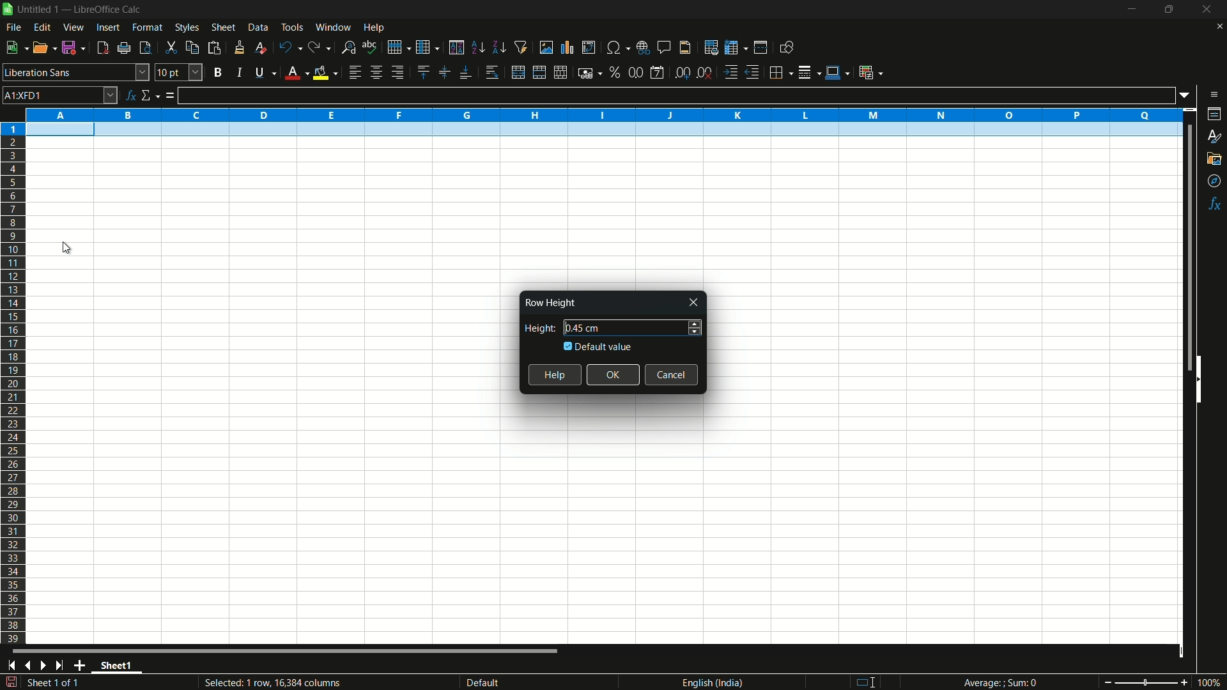  I want to click on Row Height, so click(549, 303).